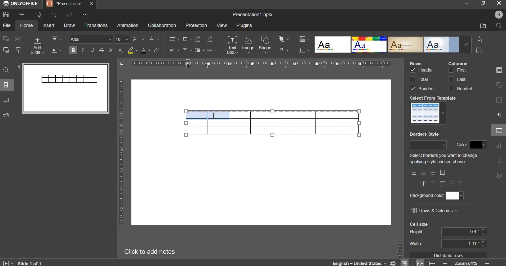  What do you see at coordinates (69, 4) in the screenshot?
I see `Presentation tab` at bounding box center [69, 4].